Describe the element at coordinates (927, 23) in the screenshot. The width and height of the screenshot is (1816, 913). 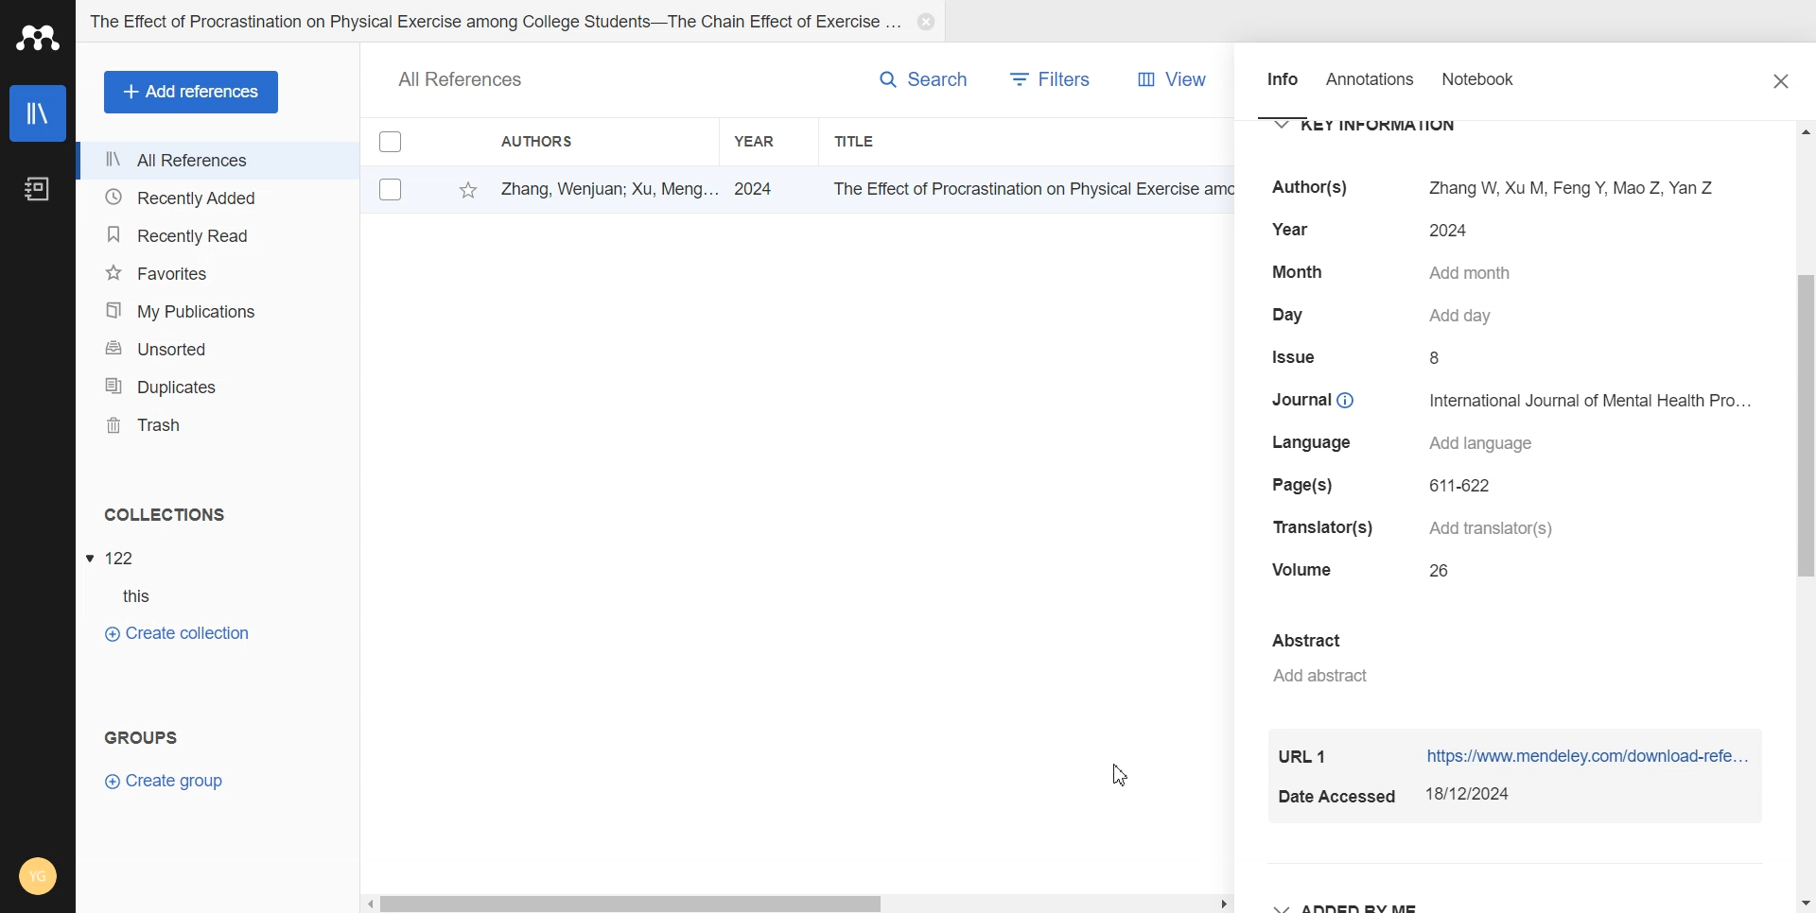
I see `Close` at that location.